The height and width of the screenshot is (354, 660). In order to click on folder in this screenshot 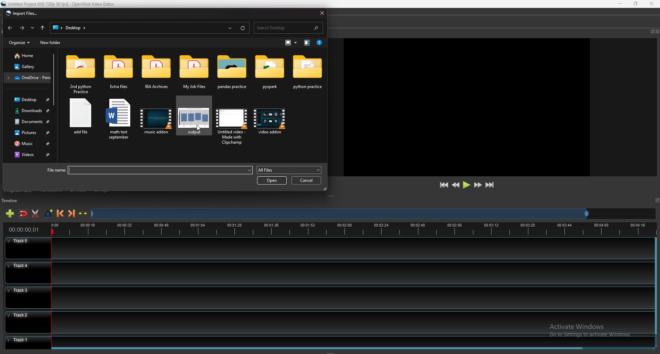, I will do `click(157, 74)`.